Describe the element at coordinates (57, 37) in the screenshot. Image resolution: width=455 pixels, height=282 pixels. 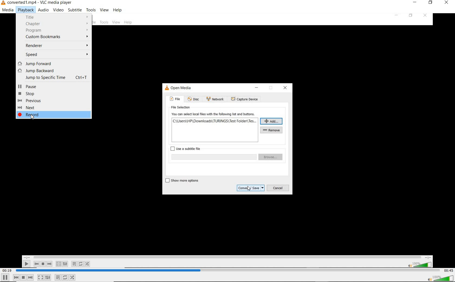
I see `custom bookmarks` at that location.